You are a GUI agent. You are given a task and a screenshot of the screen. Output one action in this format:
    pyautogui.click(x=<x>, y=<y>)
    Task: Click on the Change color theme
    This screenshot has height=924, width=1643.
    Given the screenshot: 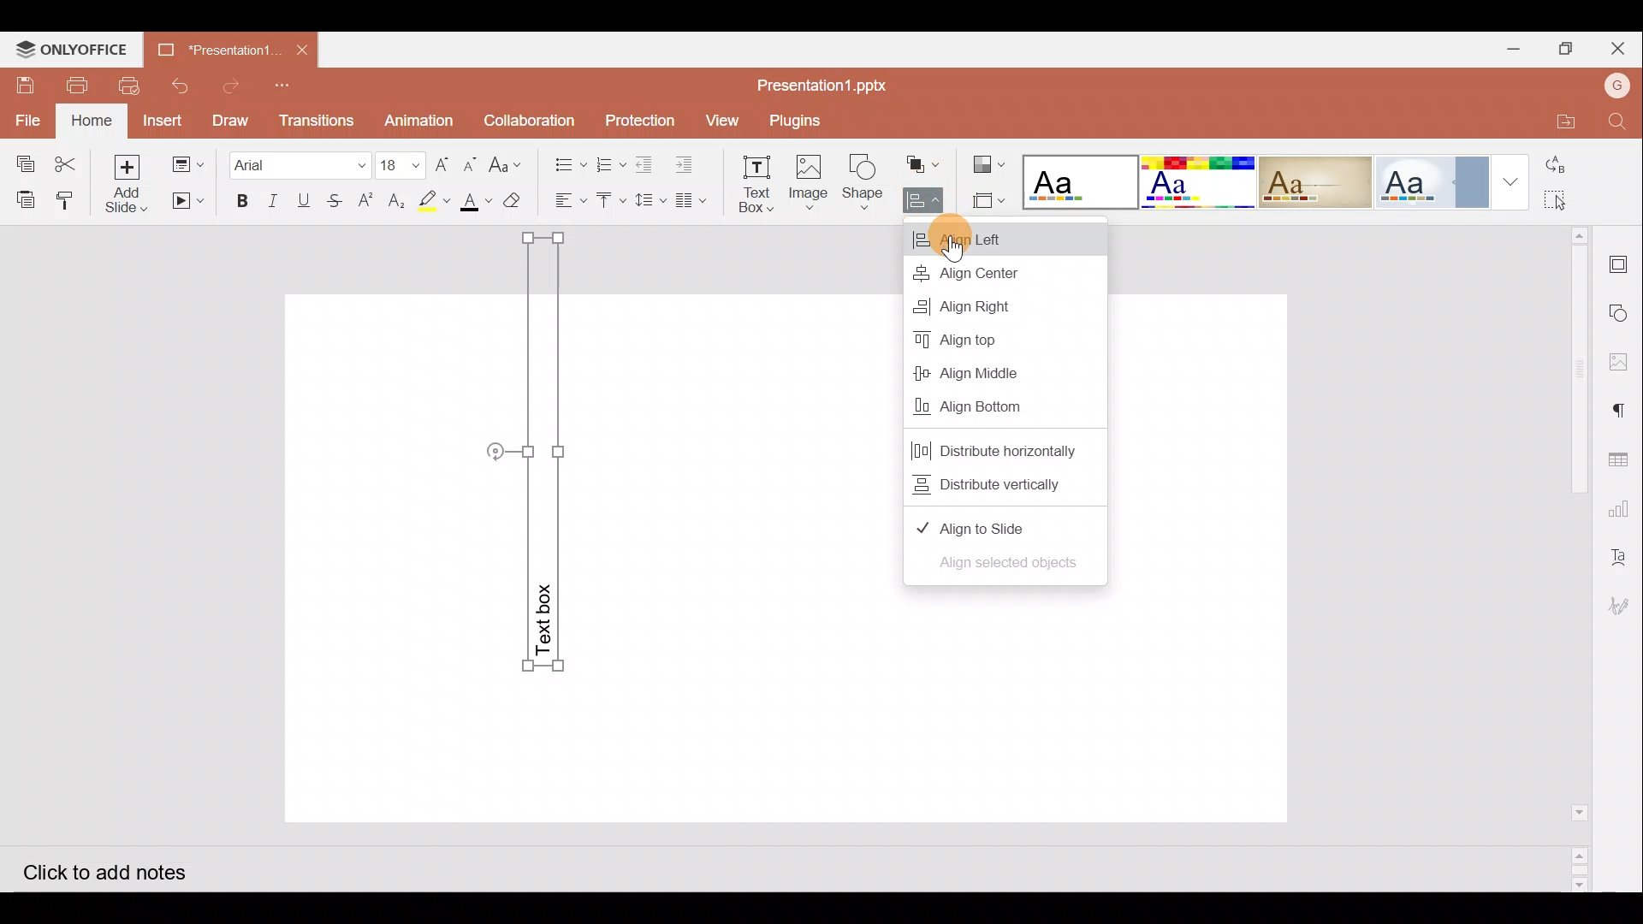 What is the action you would take?
    pyautogui.click(x=988, y=163)
    